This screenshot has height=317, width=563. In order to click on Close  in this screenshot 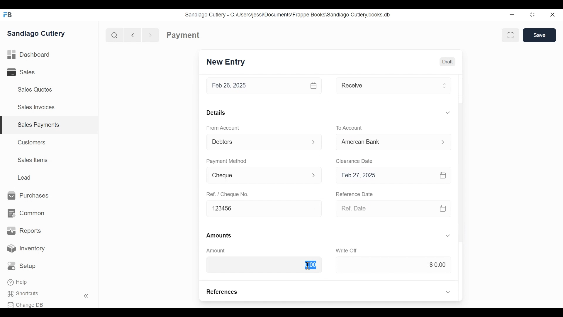, I will do `click(553, 15)`.